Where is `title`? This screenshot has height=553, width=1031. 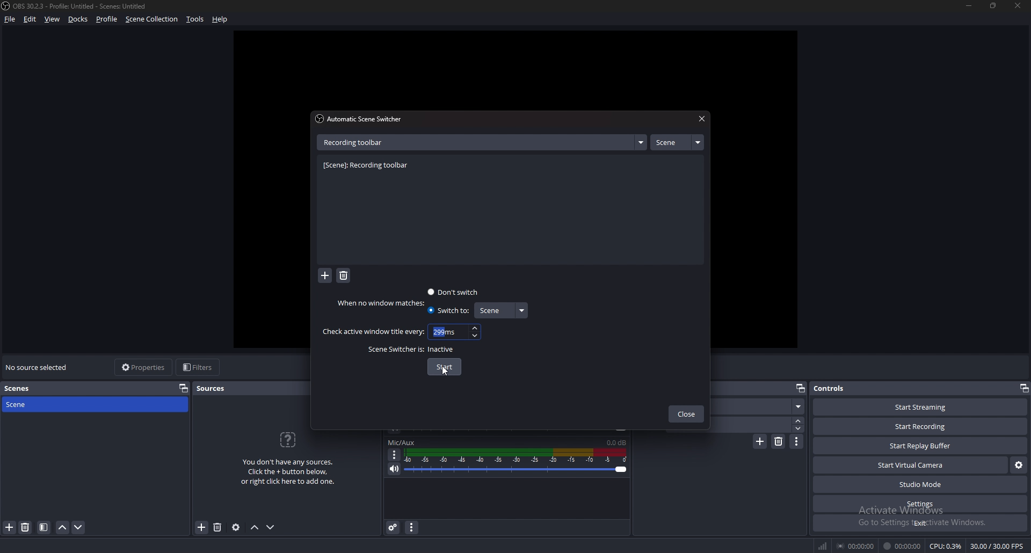 title is located at coordinates (77, 6).